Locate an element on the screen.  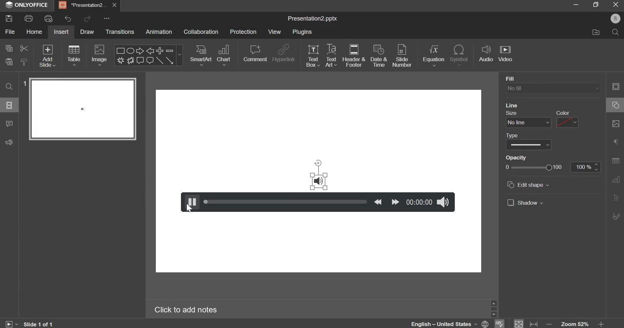
spelling is located at coordinates (499, 323).